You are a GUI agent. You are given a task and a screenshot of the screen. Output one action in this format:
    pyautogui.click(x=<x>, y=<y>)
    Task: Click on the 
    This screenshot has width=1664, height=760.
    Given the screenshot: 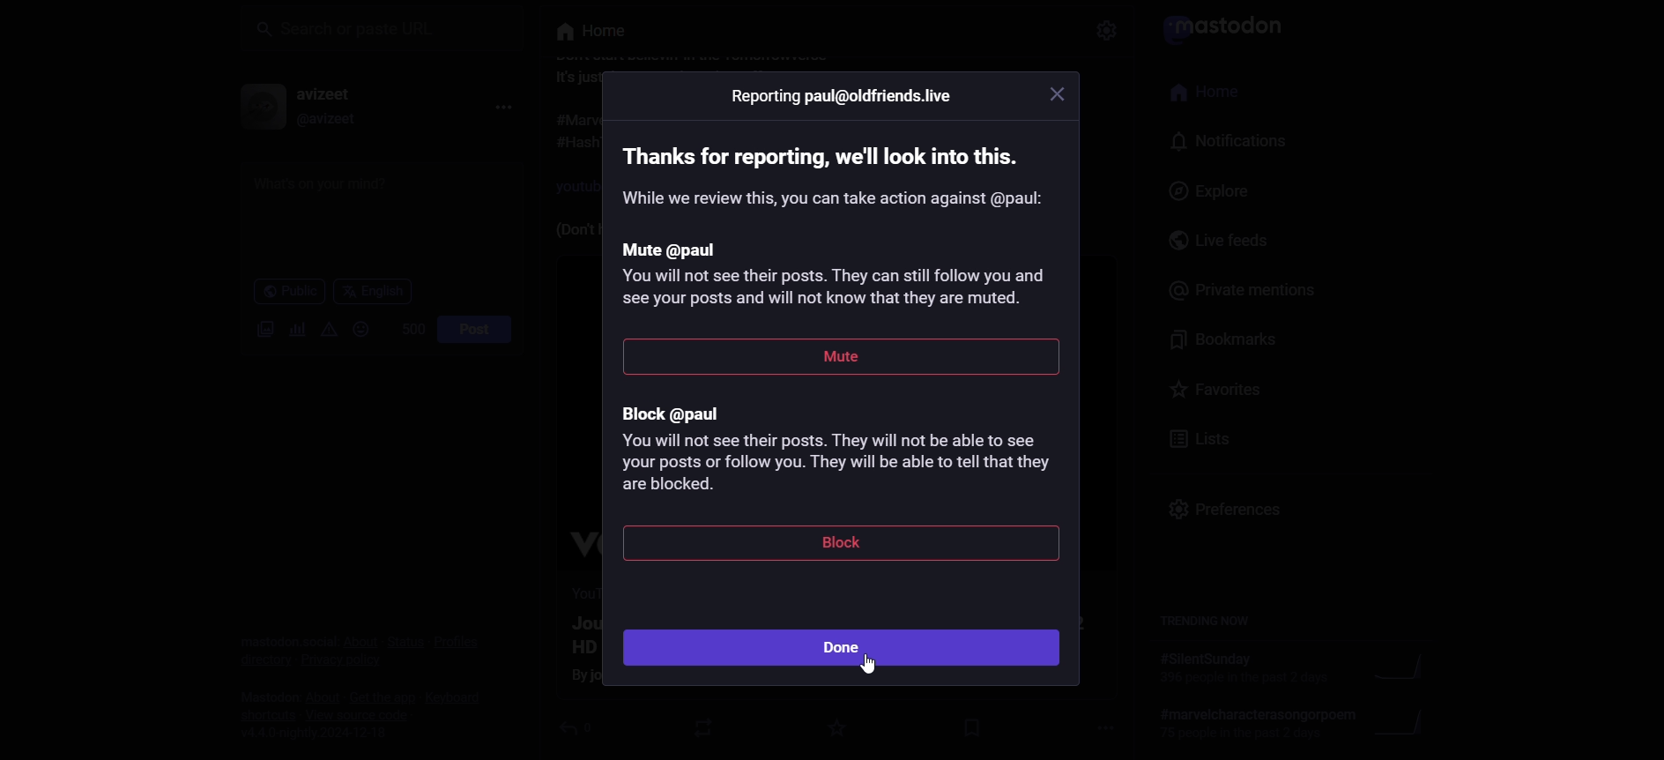 What is the action you would take?
    pyautogui.click(x=871, y=666)
    